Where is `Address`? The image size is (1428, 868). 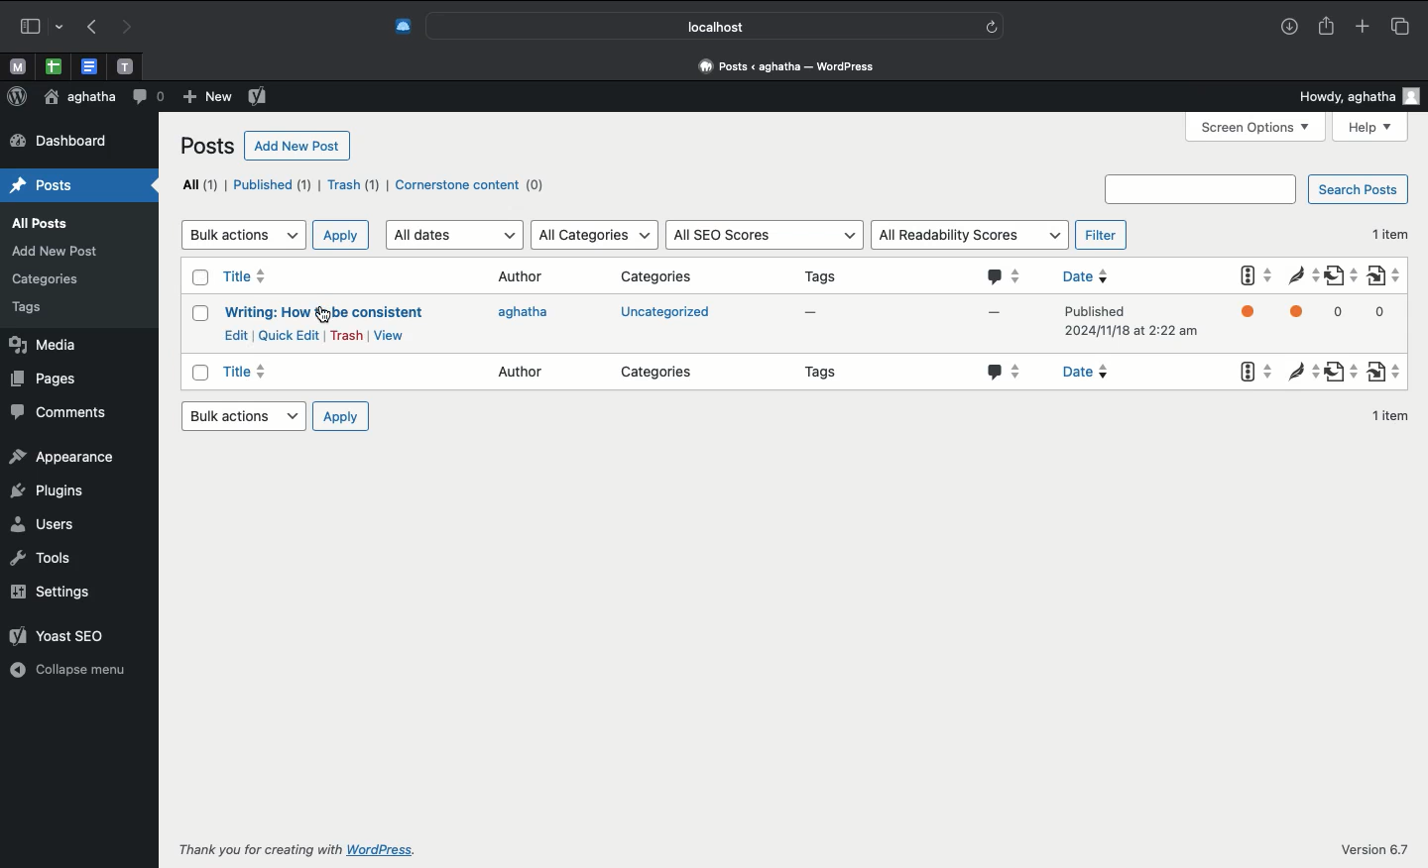 Address is located at coordinates (790, 66).